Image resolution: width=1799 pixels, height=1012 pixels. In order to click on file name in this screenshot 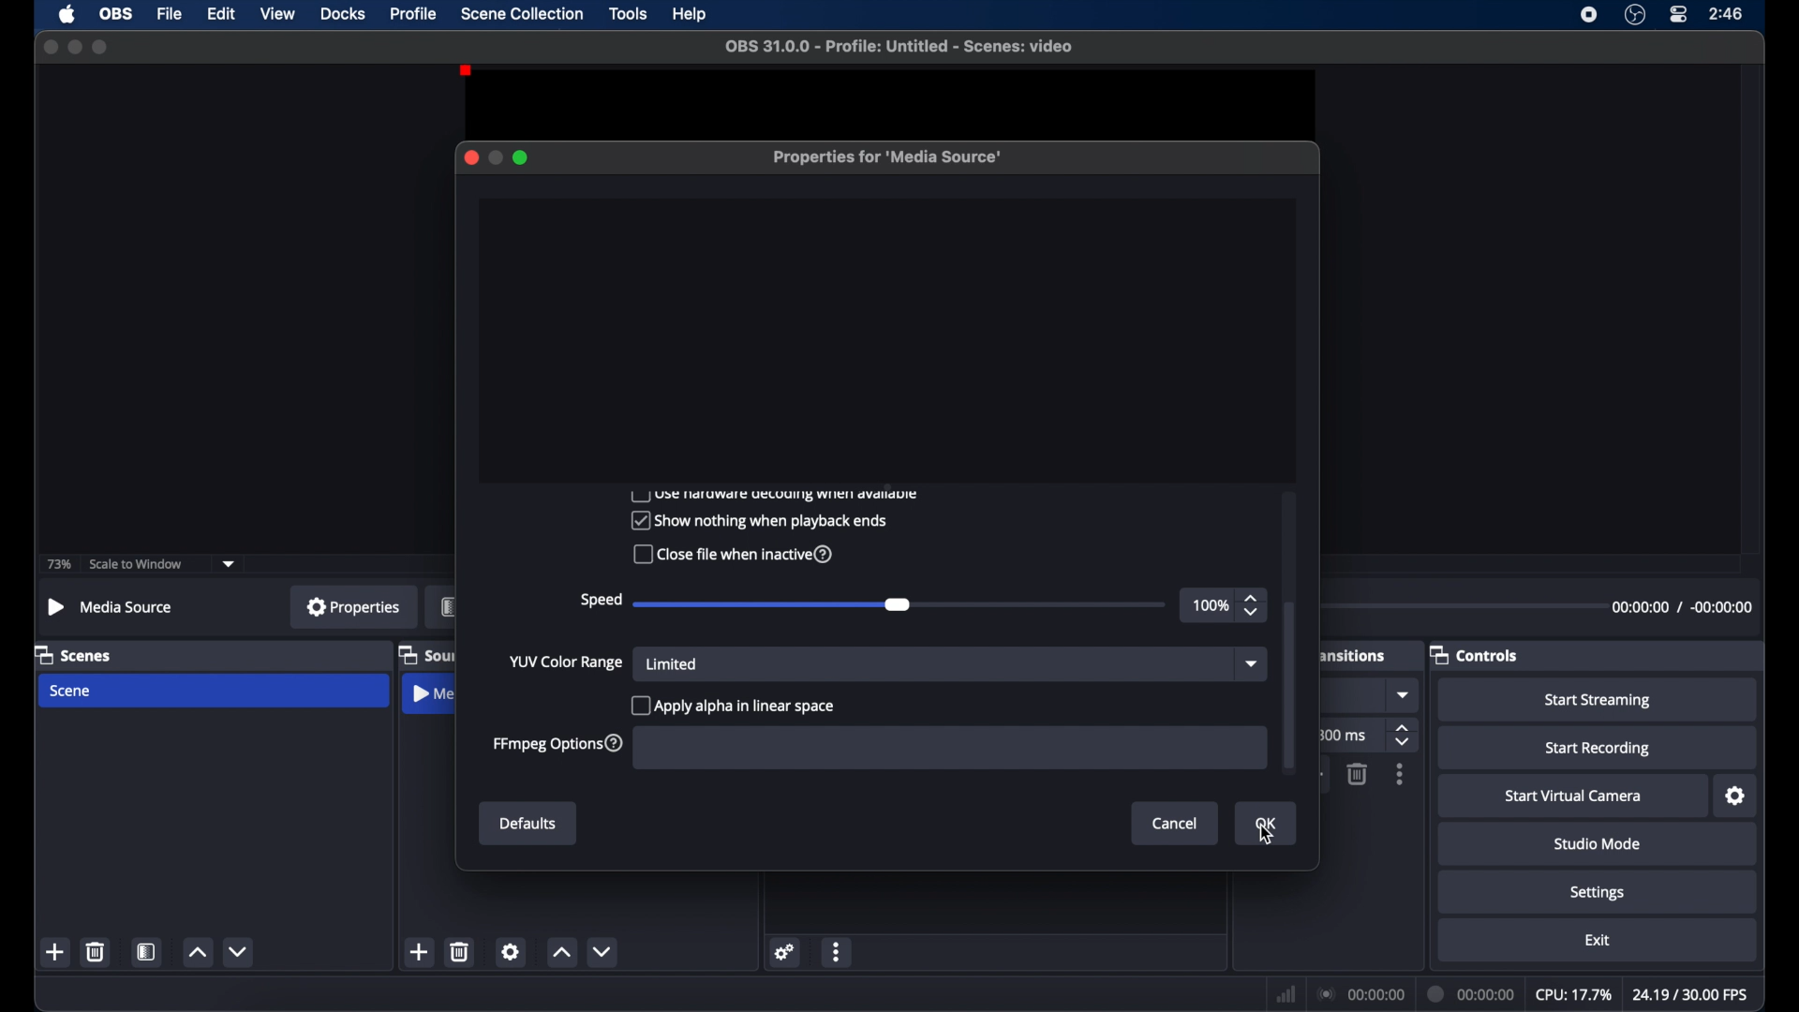, I will do `click(899, 46)`.